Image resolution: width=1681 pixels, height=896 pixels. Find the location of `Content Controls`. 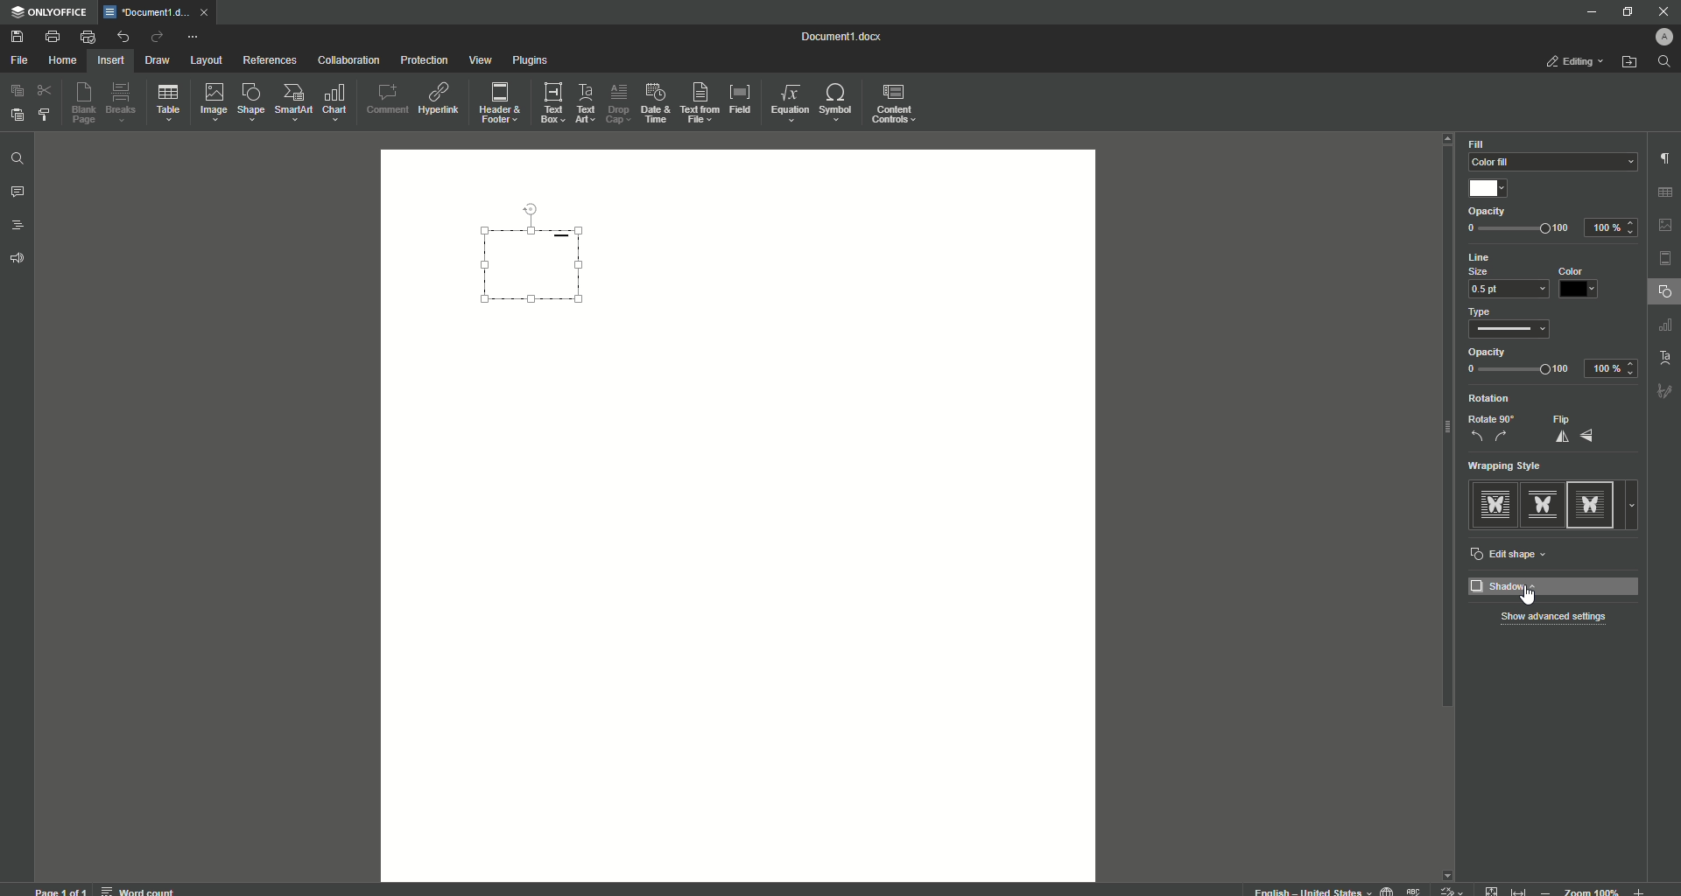

Content Controls is located at coordinates (897, 106).